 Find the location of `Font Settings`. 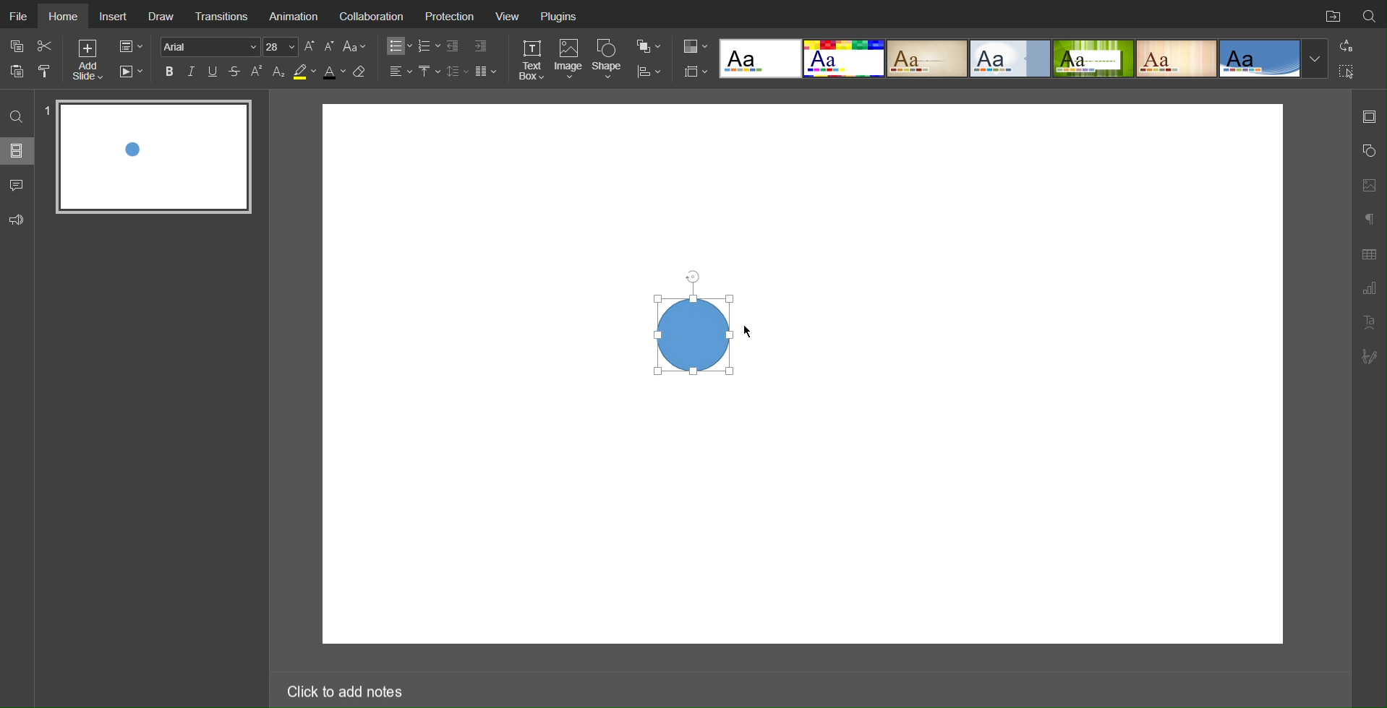

Font Settings is located at coordinates (227, 46).